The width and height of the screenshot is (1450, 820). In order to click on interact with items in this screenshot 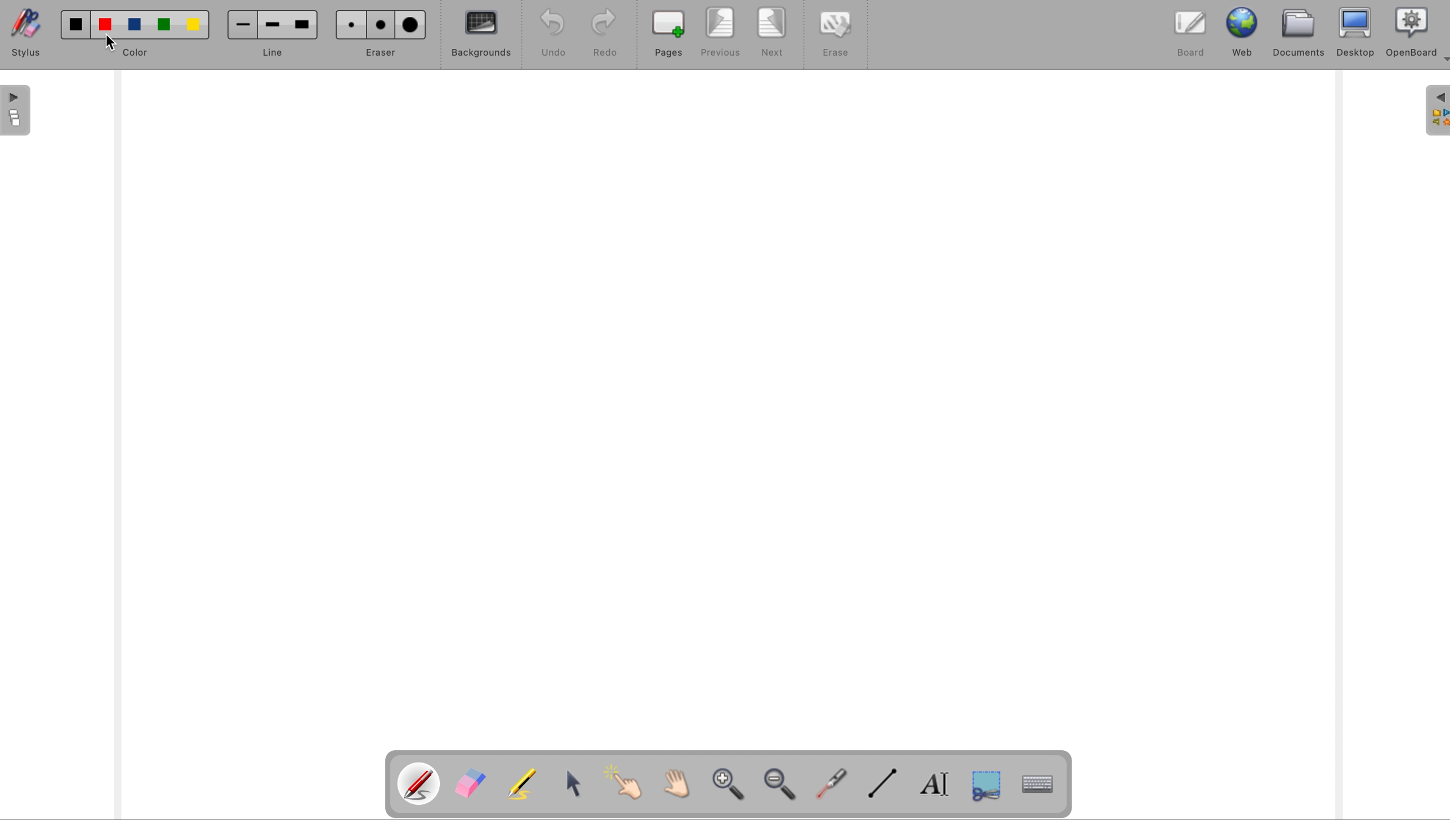, I will do `click(624, 785)`.